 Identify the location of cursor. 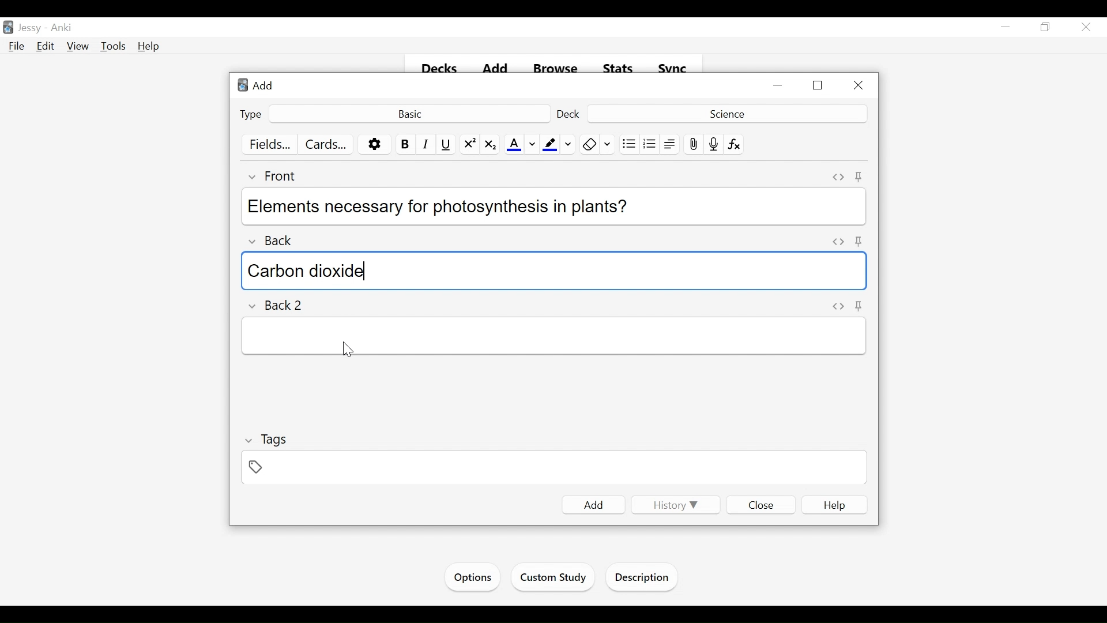
(347, 349).